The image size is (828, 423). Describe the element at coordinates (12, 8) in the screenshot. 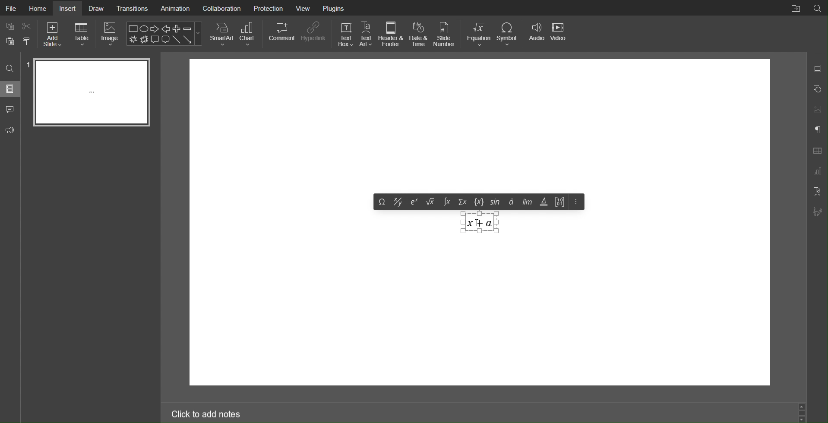

I see `File` at that location.